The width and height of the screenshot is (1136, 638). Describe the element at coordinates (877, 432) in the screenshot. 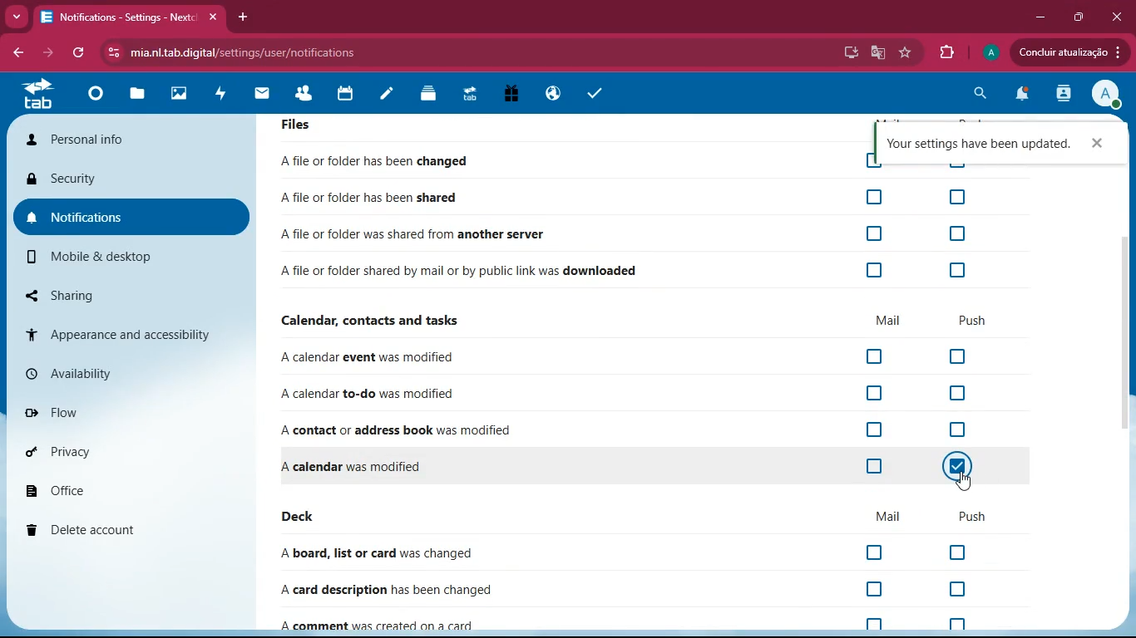

I see `off` at that location.